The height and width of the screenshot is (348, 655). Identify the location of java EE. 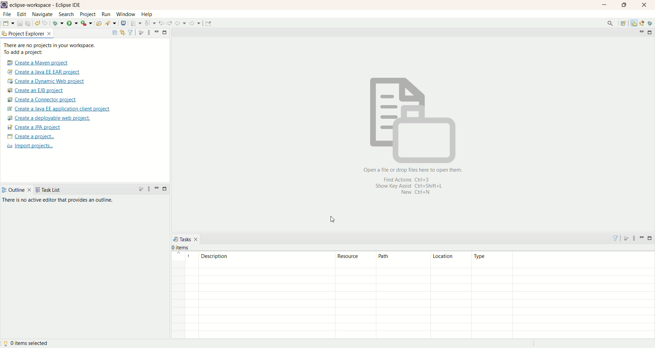
(643, 23).